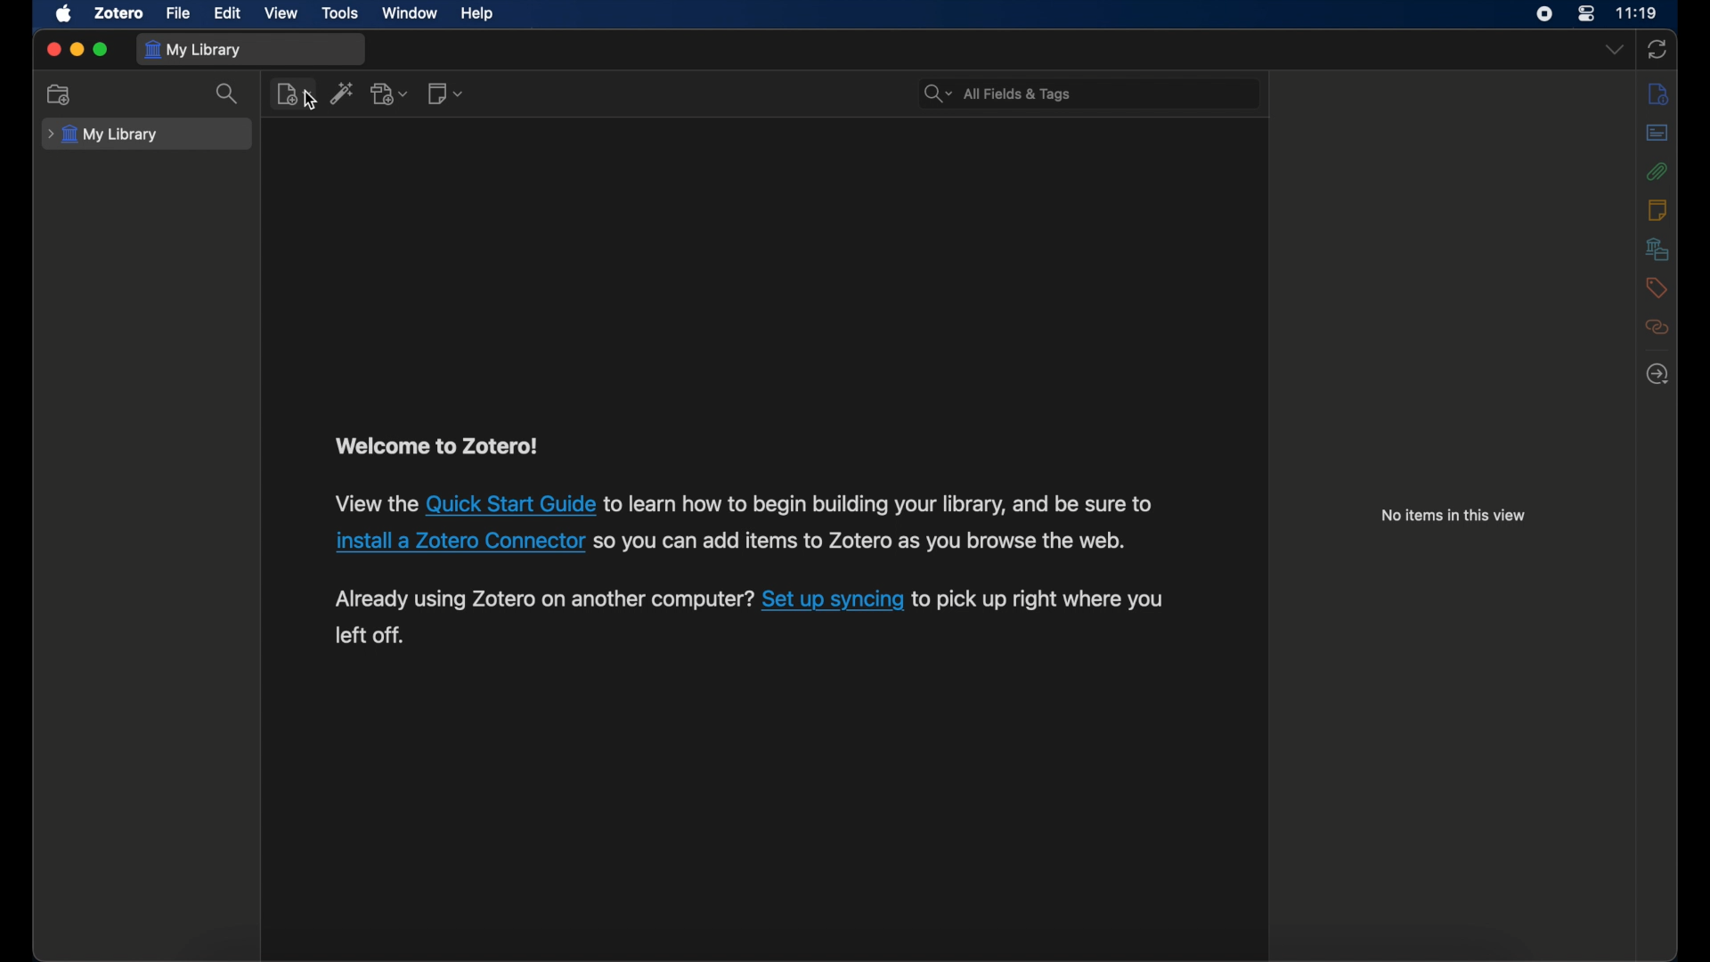 This screenshot has width=1710, height=962. What do you see at coordinates (411, 13) in the screenshot?
I see `window` at bounding box center [411, 13].